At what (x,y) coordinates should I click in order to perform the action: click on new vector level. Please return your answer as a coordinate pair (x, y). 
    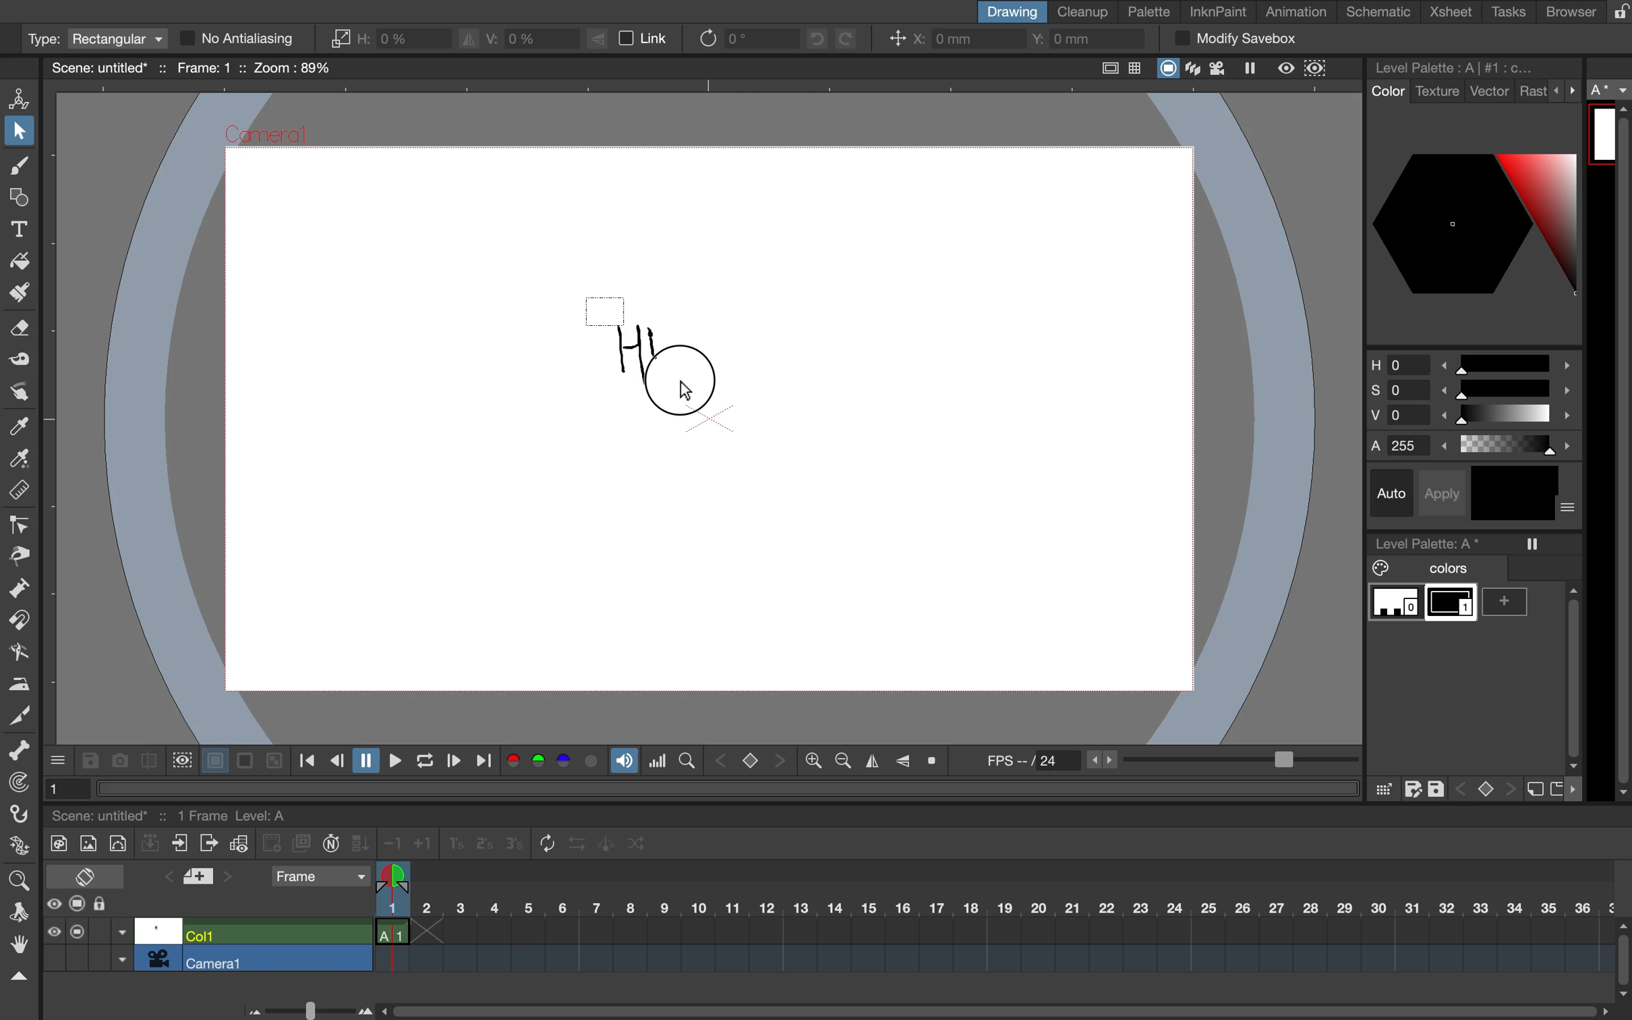
    Looking at the image, I should click on (117, 842).